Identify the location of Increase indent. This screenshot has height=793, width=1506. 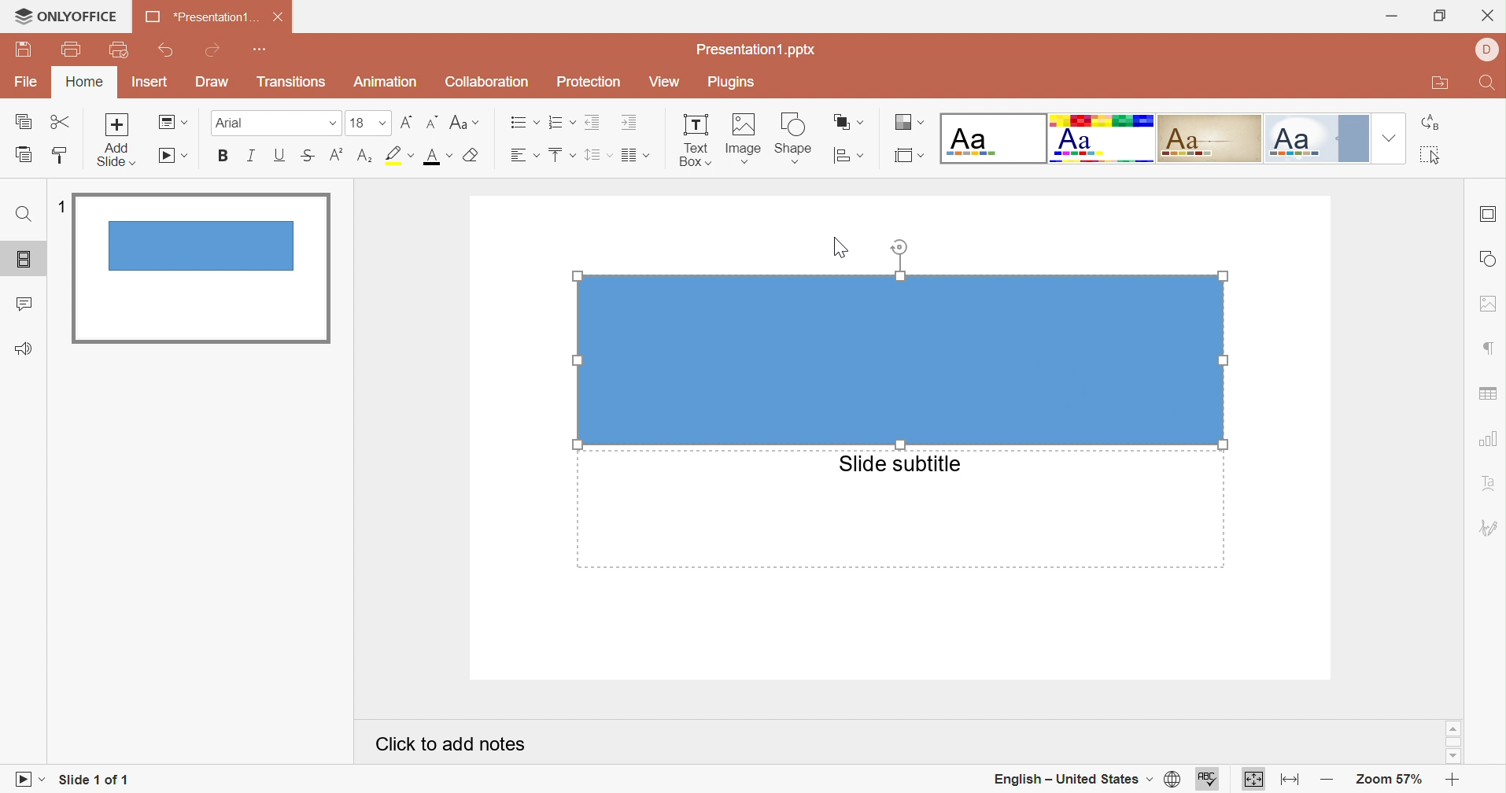
(632, 122).